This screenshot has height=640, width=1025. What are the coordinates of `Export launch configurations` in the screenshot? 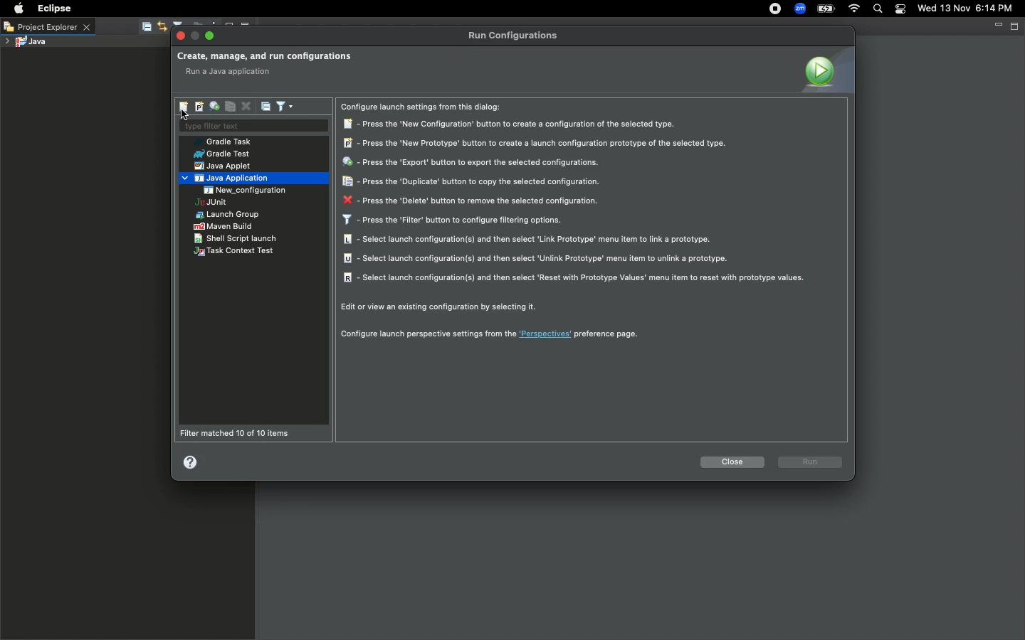 It's located at (214, 107).